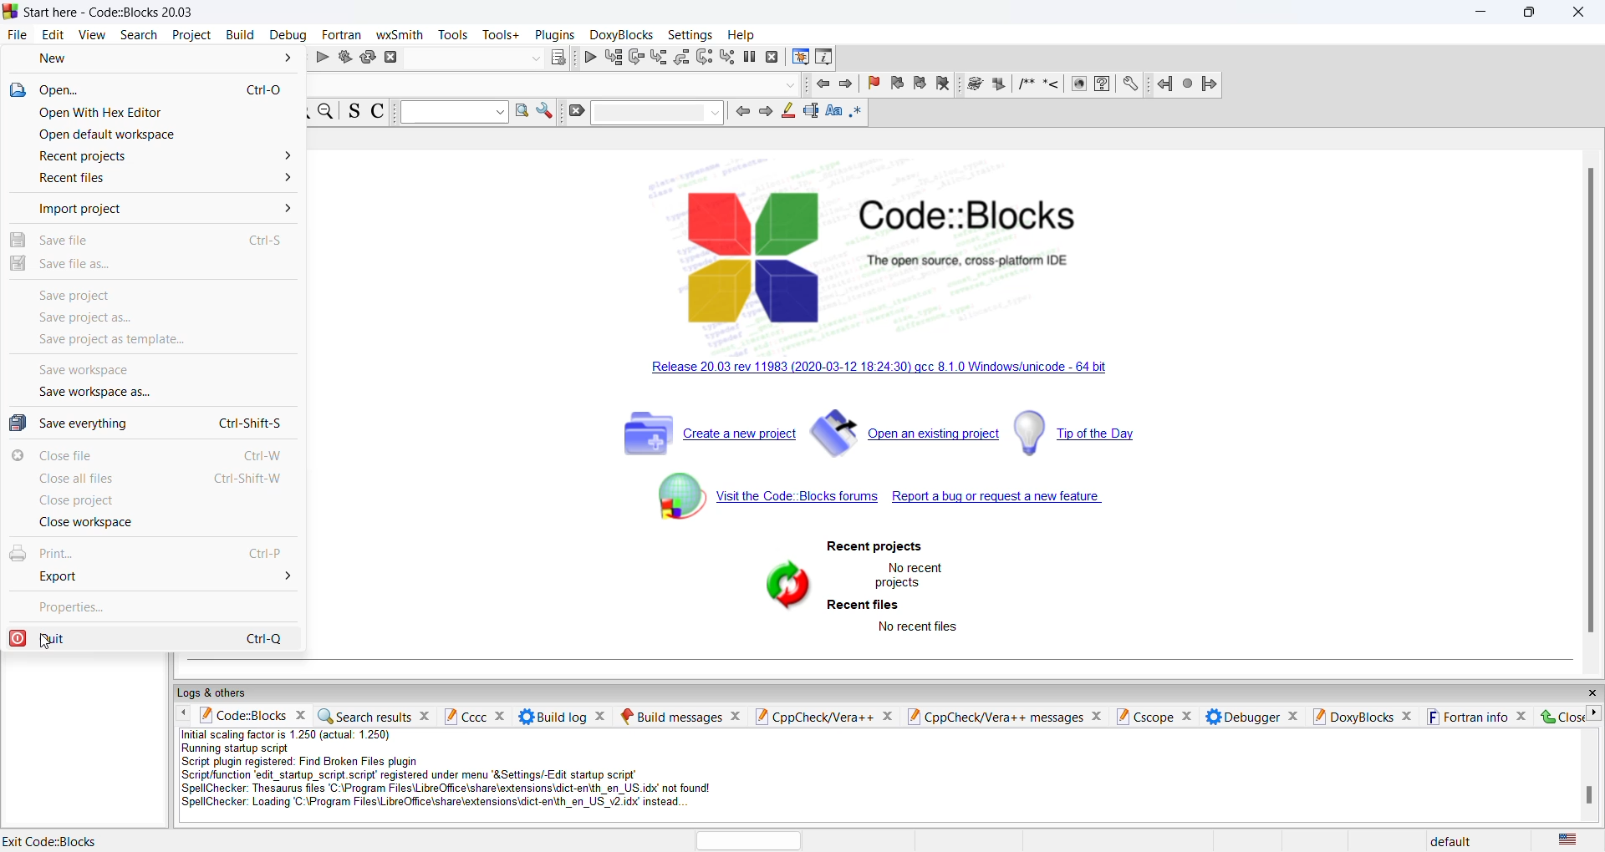 The width and height of the screenshot is (1605, 852). Describe the element at coordinates (553, 34) in the screenshot. I see `plugins` at that location.